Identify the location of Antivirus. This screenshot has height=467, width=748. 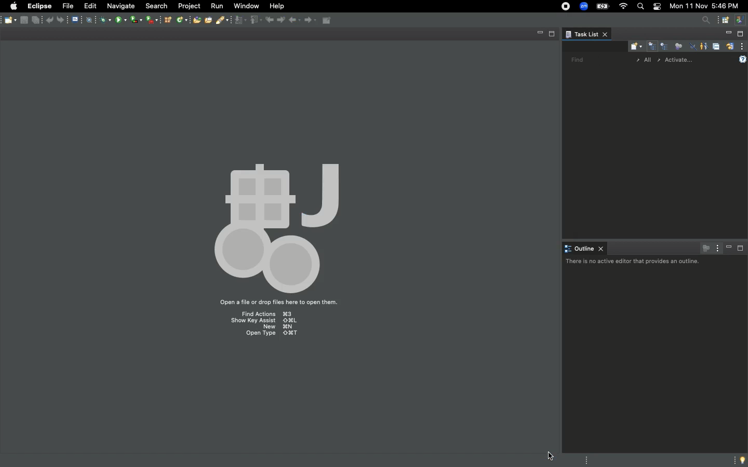
(103, 19).